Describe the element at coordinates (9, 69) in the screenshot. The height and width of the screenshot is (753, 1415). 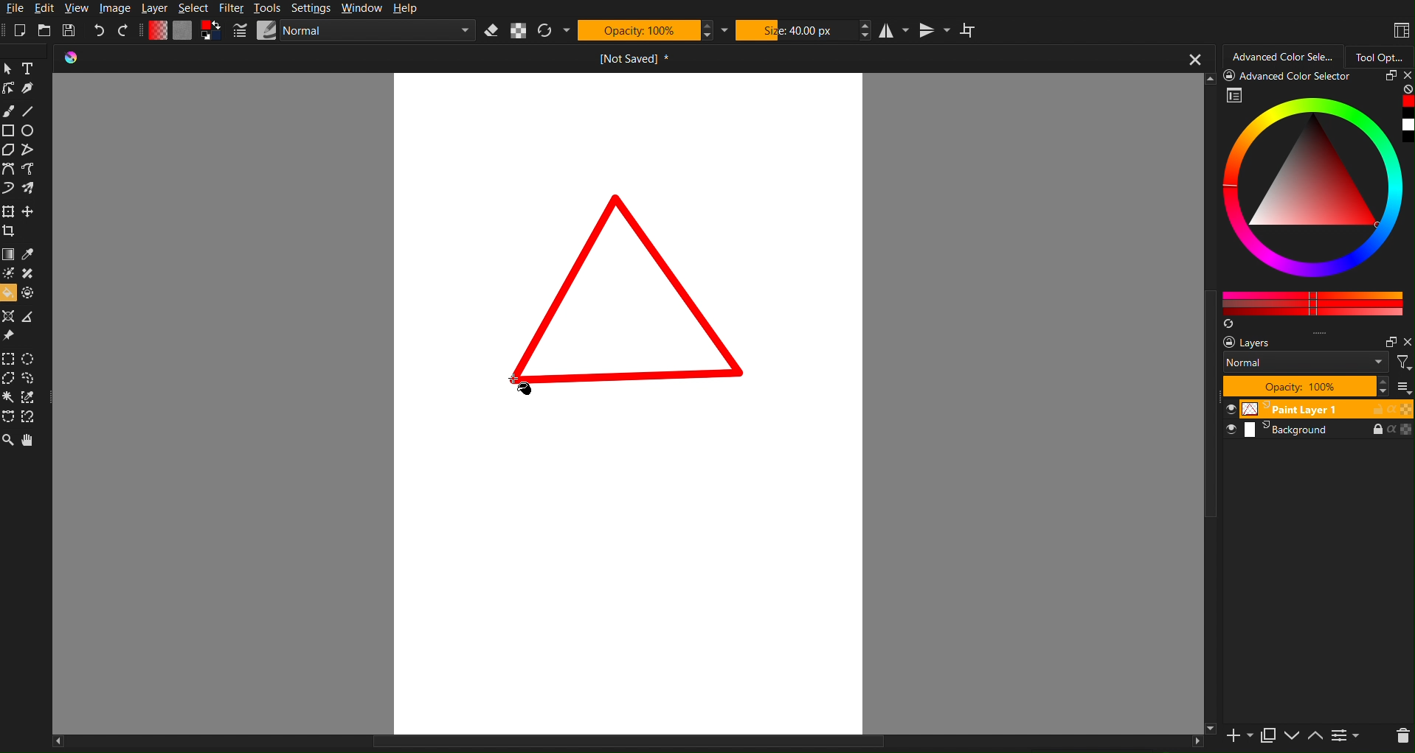
I see `Pointer` at that location.